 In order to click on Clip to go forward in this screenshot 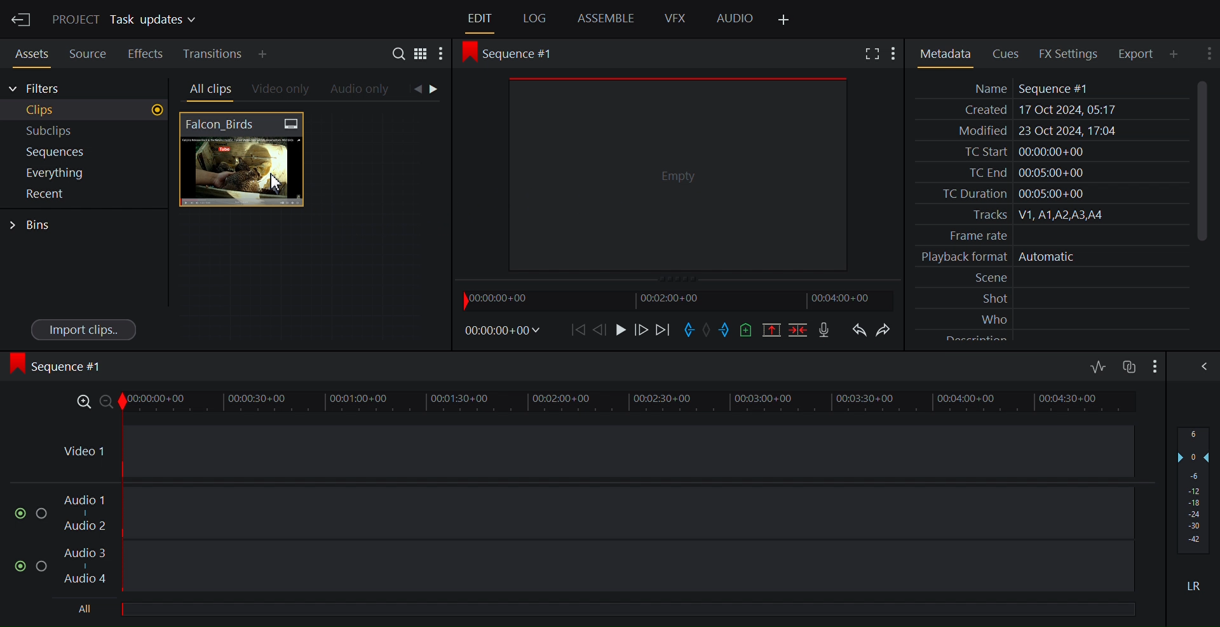, I will do `click(437, 89)`.